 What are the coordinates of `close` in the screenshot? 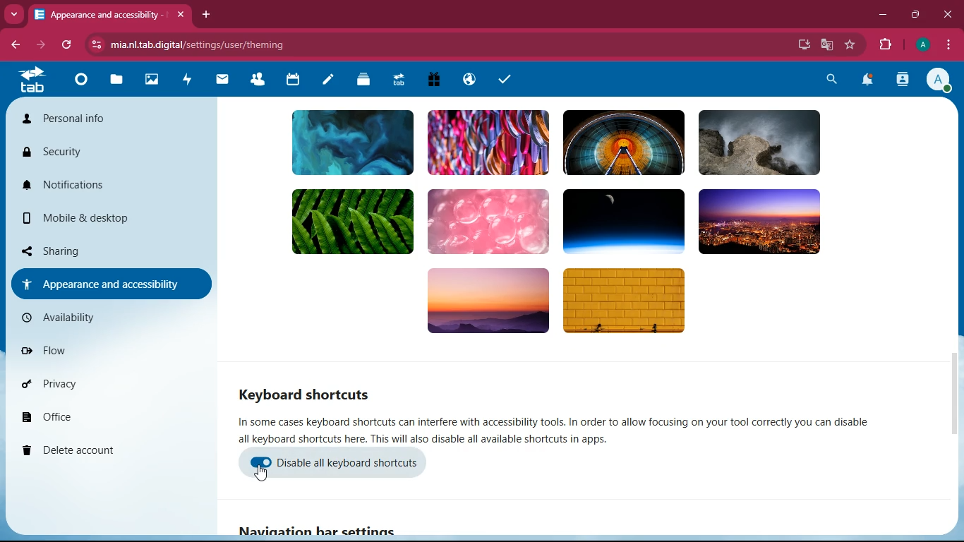 It's located at (948, 15).